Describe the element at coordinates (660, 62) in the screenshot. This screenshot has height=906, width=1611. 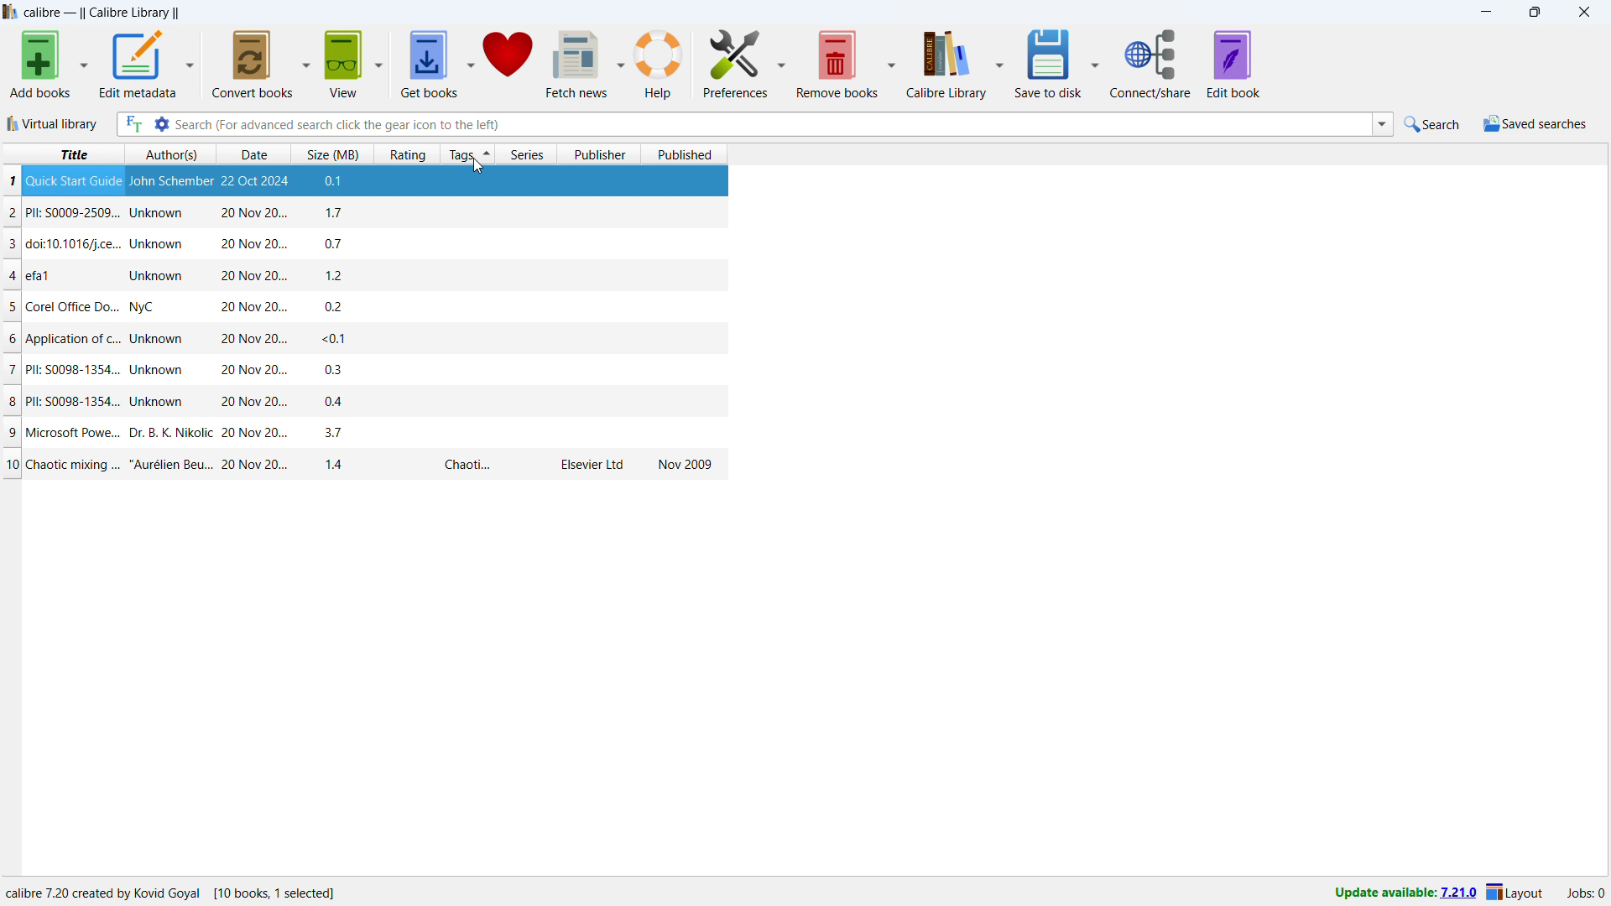
I see `help` at that location.